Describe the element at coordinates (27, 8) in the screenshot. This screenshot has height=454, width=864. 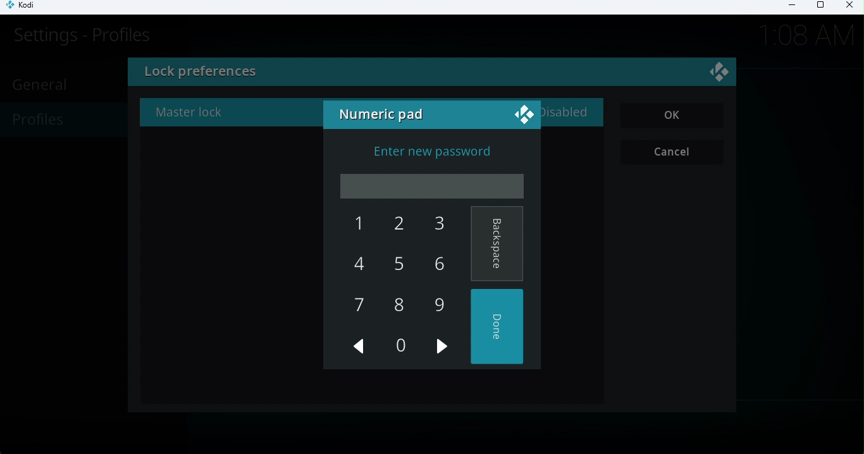
I see `Kodi icon` at that location.